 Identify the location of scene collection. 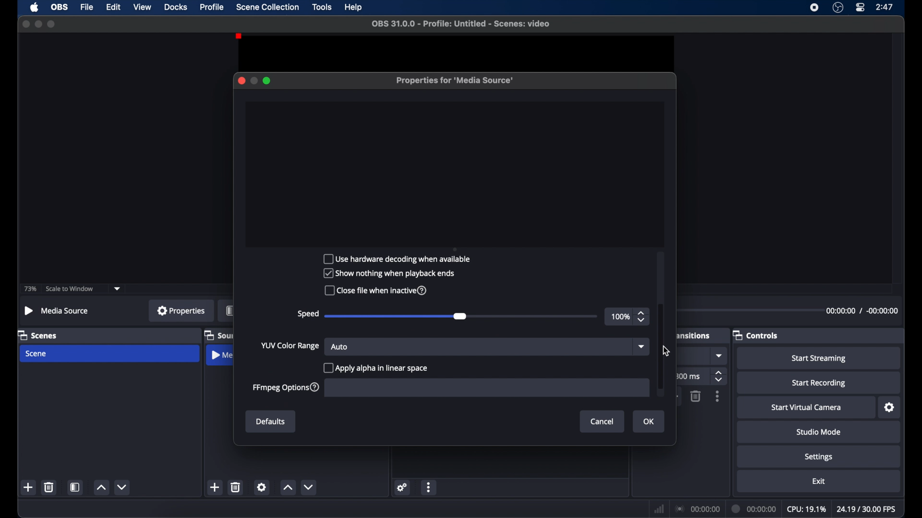
(268, 7).